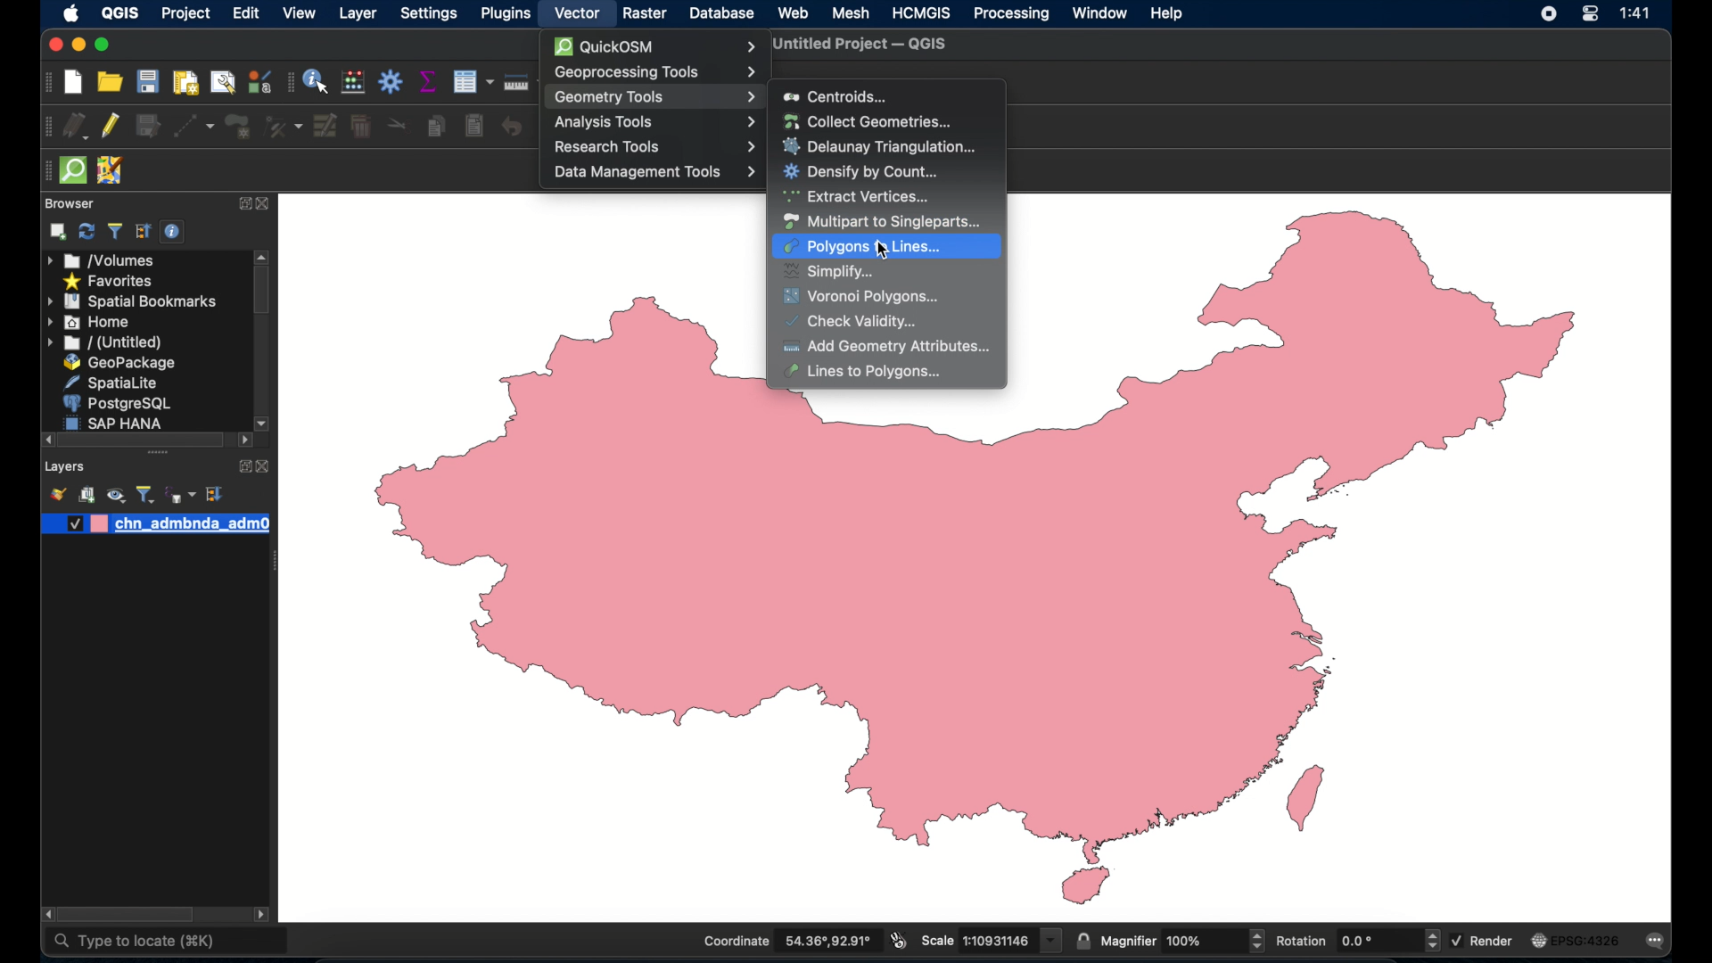  What do you see at coordinates (88, 322) in the screenshot?
I see `home` at bounding box center [88, 322].